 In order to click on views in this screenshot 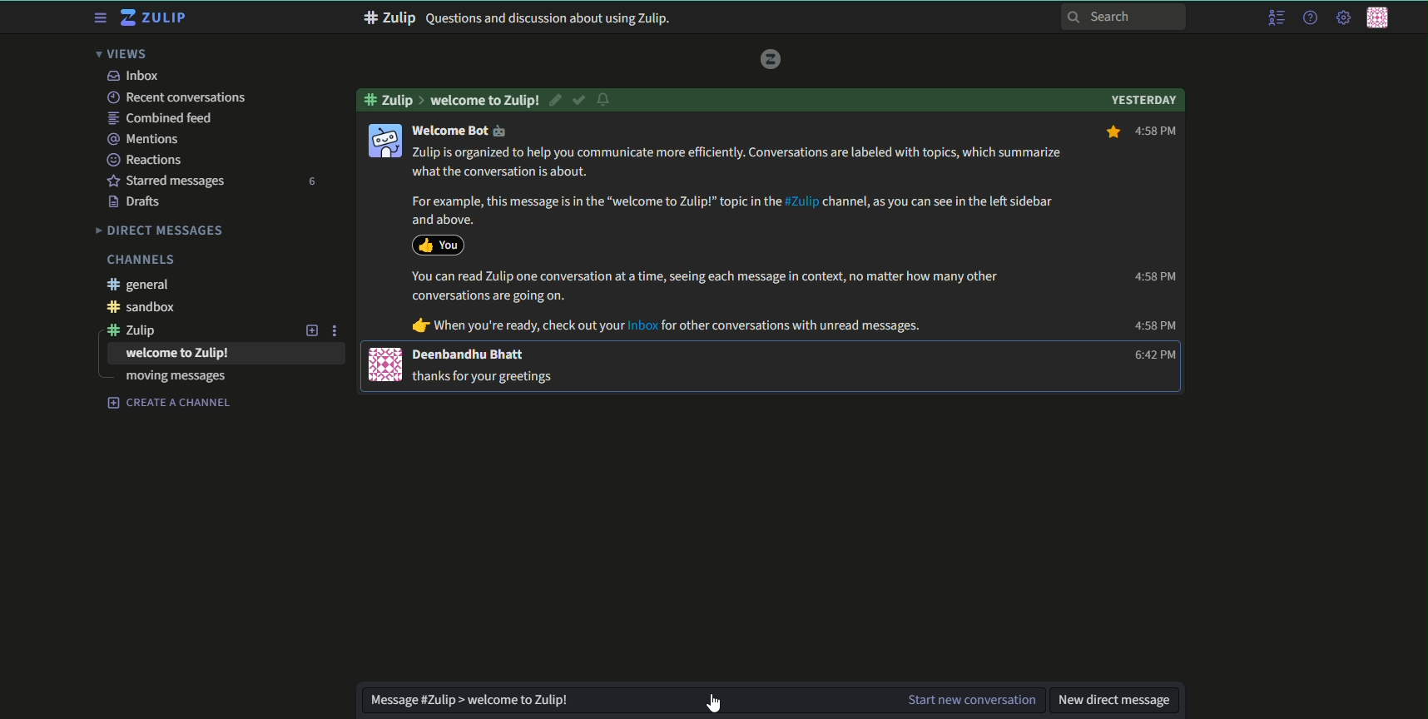, I will do `click(126, 54)`.